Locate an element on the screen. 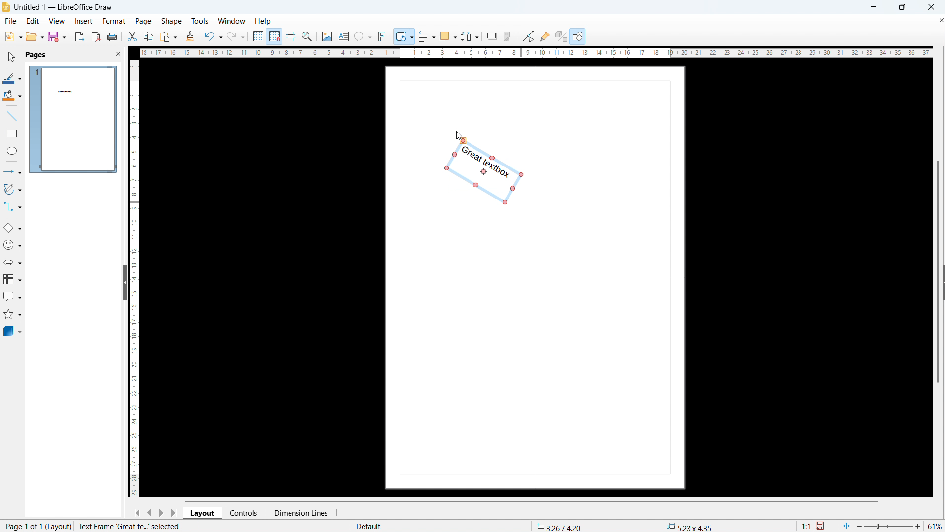 This screenshot has width=945, height=532. Vertical scroll bar  is located at coordinates (941, 204).